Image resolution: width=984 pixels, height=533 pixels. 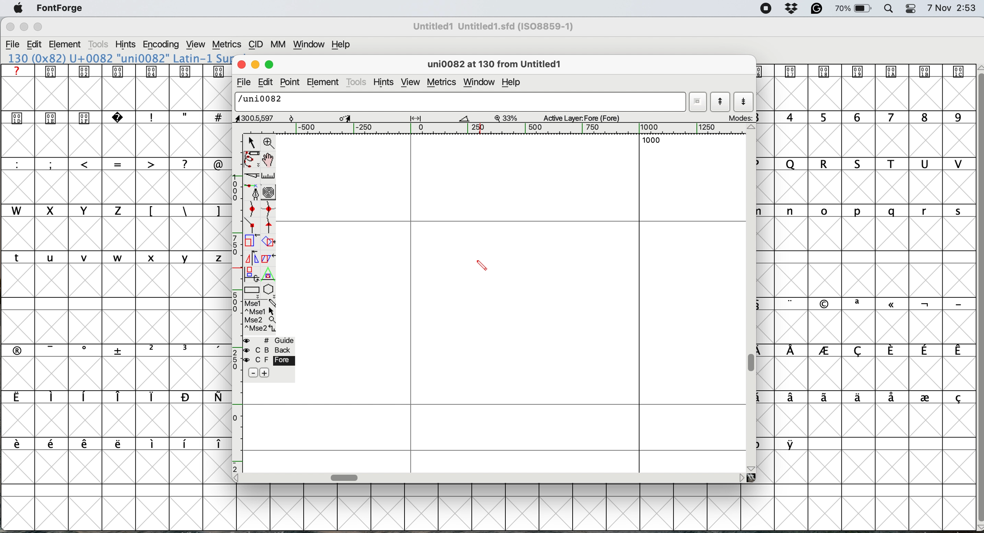 What do you see at coordinates (269, 175) in the screenshot?
I see `measure distance` at bounding box center [269, 175].